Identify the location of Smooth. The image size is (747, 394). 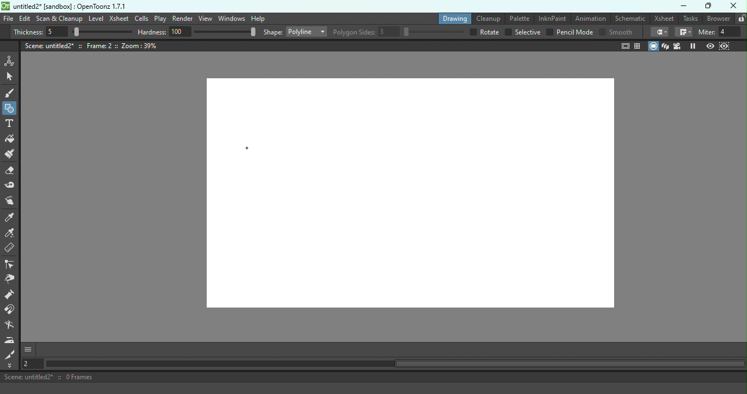
(617, 32).